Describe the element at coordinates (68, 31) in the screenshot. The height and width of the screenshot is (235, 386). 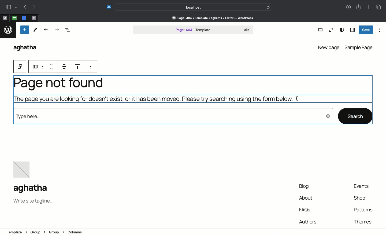
I see `Document overview` at that location.